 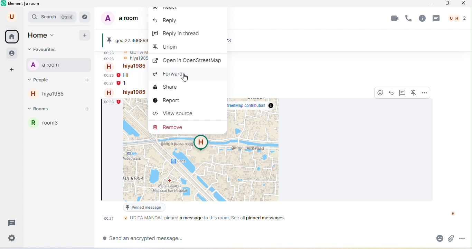 I want to click on favourites, so click(x=54, y=49).